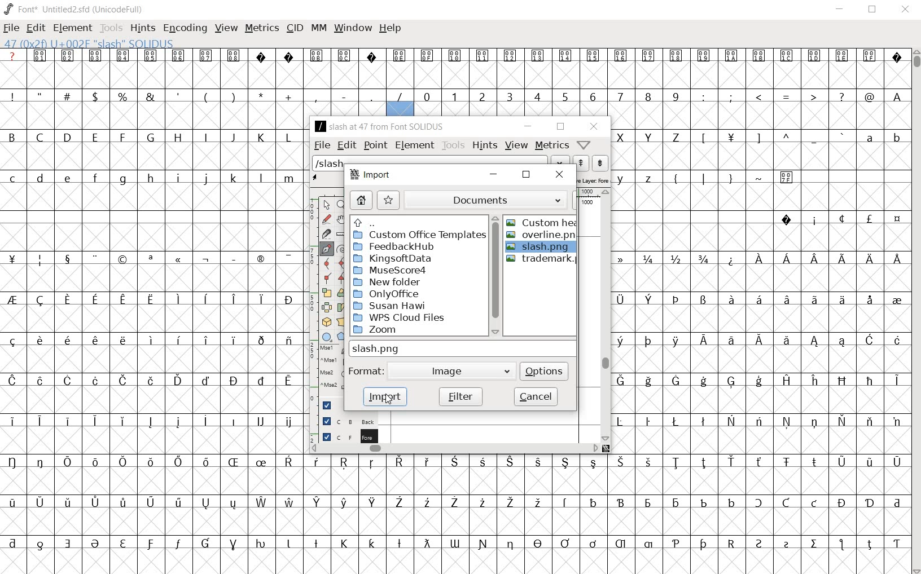  What do you see at coordinates (327, 249) in the screenshot?
I see `add a point, then drag out its control points` at bounding box center [327, 249].